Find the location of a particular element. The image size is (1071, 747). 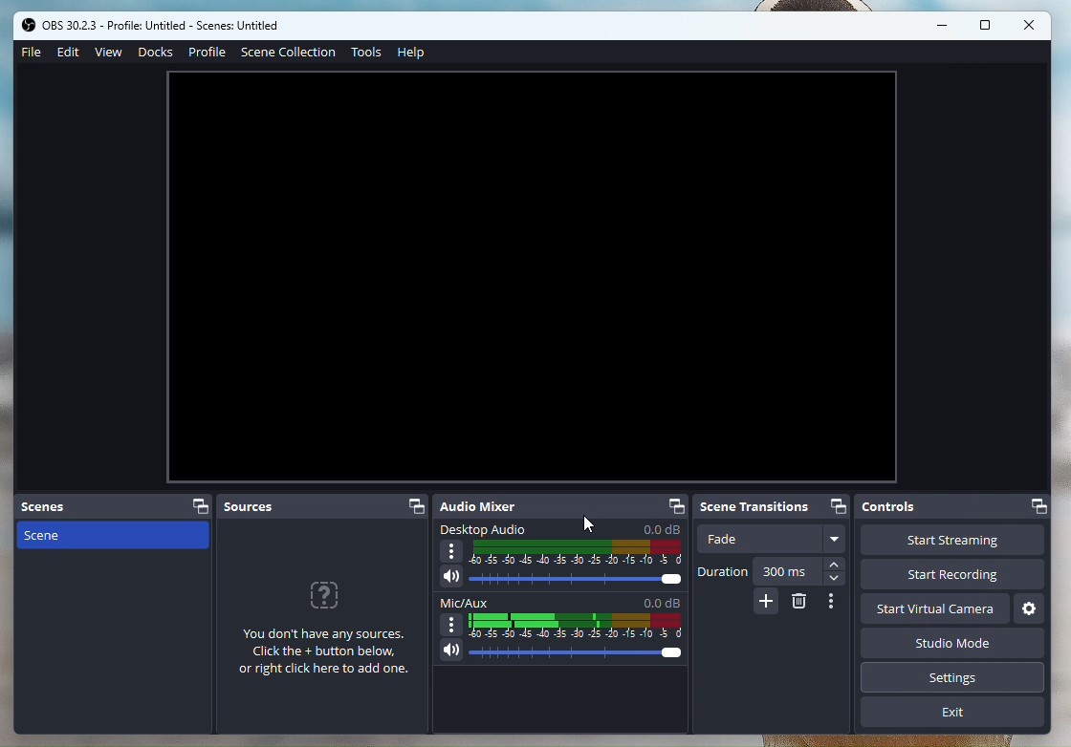

File is located at coordinates (33, 54).